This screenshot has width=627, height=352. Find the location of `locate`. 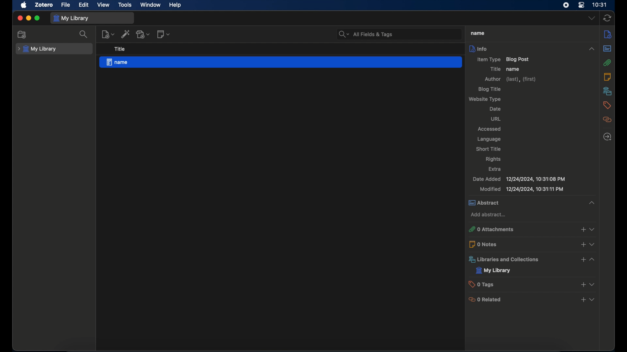

locate is located at coordinates (607, 137).